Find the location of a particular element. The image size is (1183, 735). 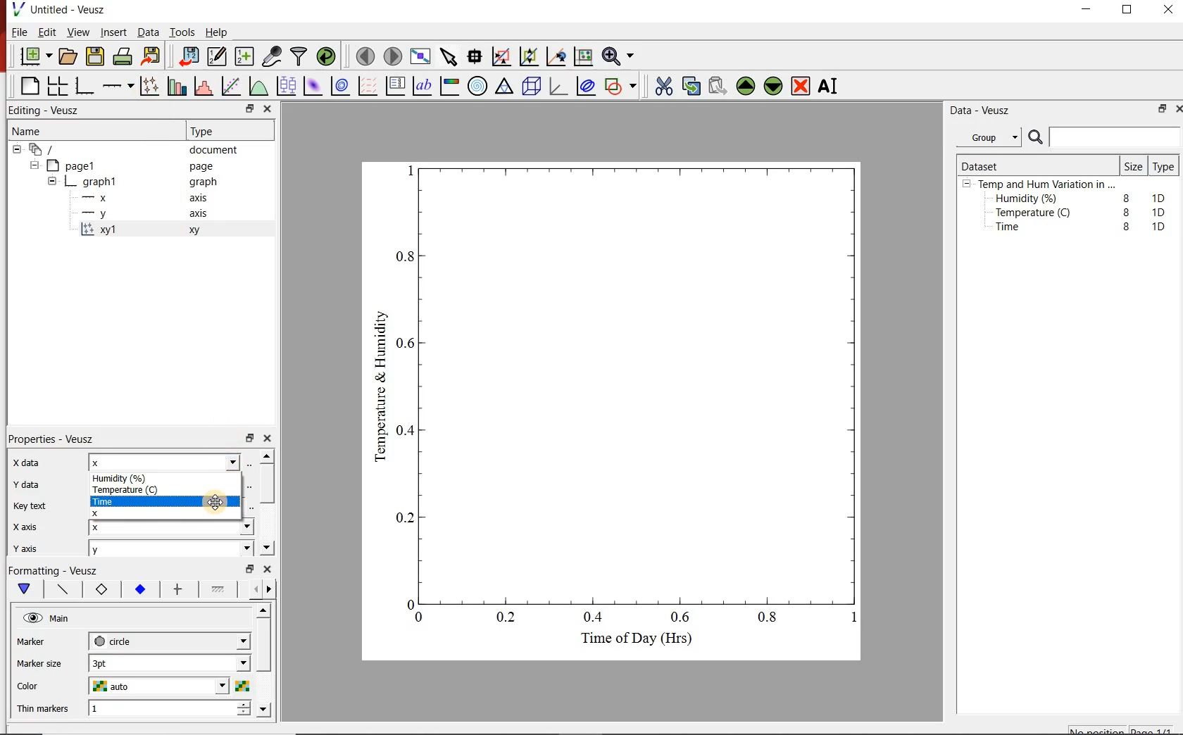

x axis is located at coordinates (34, 526).